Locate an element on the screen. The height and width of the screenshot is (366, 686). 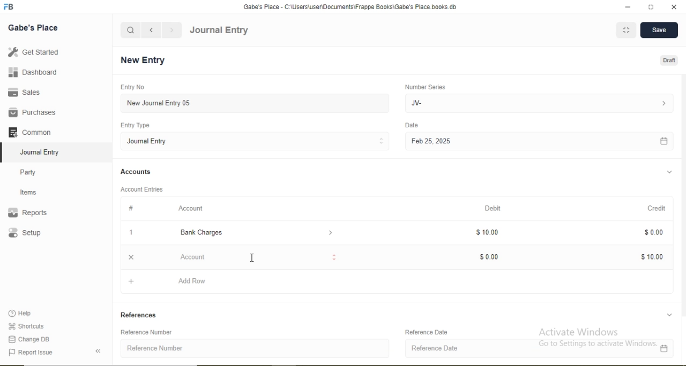
Journal Entry is located at coordinates (256, 141).